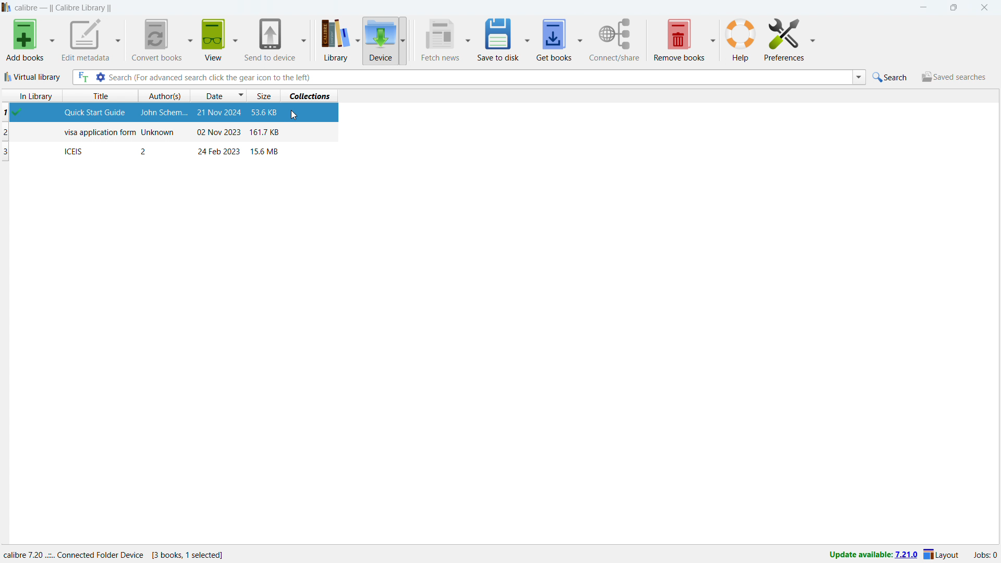  Describe the element at coordinates (100, 77) in the screenshot. I see `advanced search` at that location.